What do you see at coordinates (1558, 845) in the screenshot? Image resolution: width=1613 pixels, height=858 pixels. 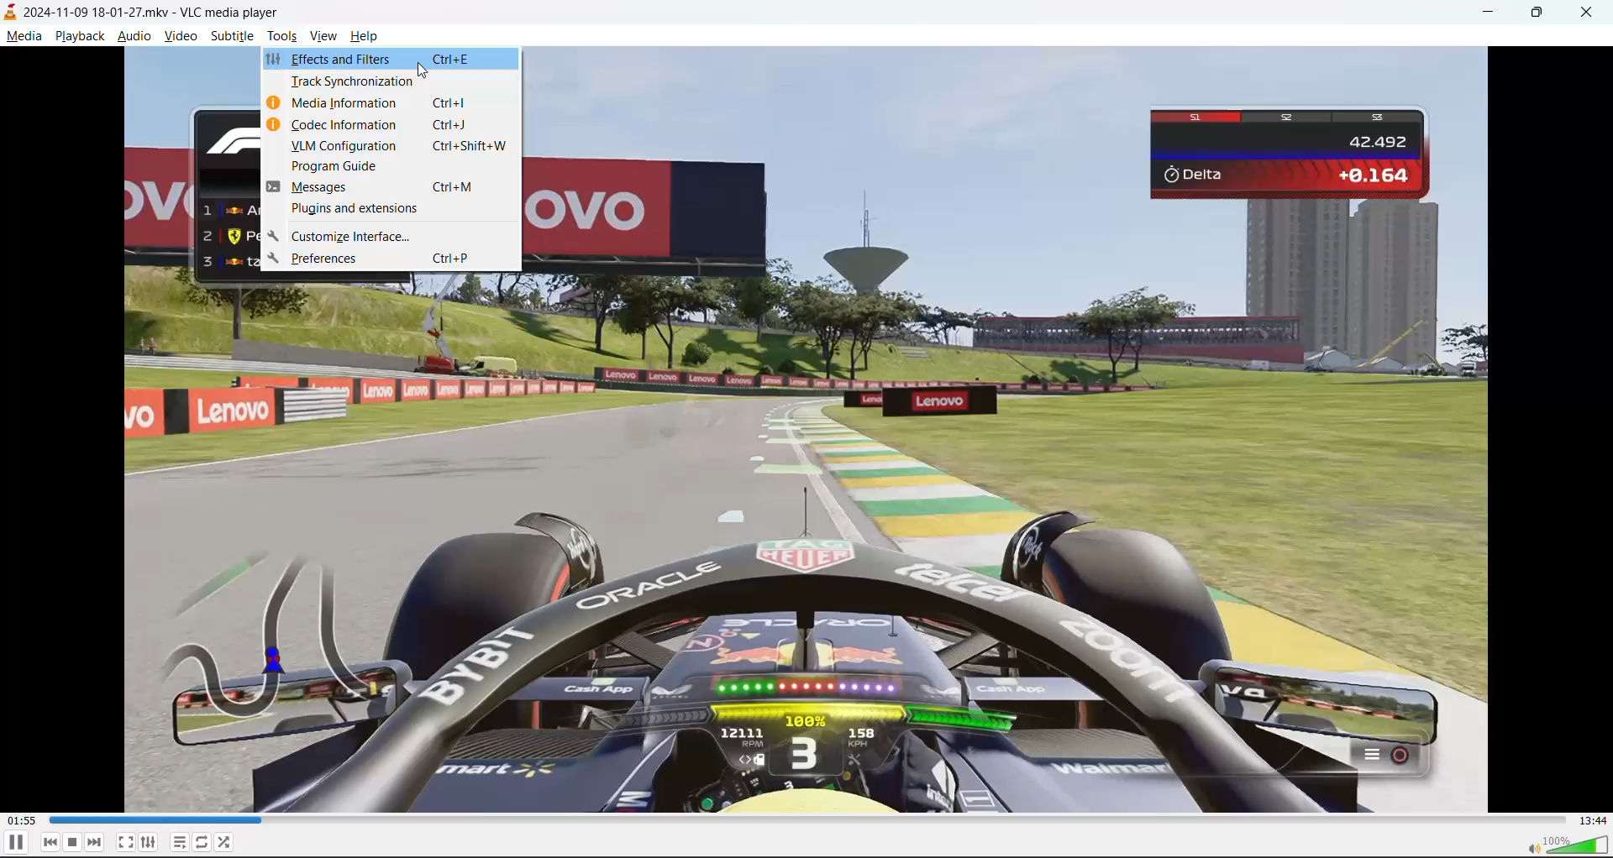 I see `volume` at bounding box center [1558, 845].